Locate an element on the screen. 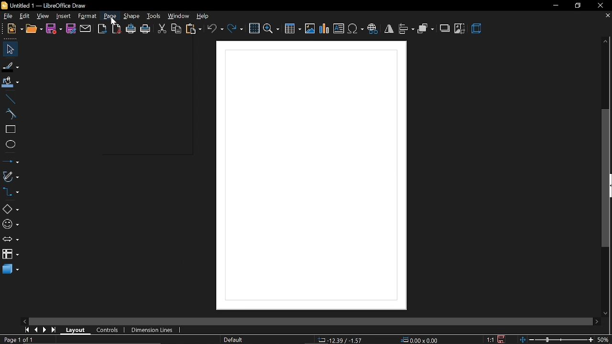  insert is located at coordinates (62, 16).